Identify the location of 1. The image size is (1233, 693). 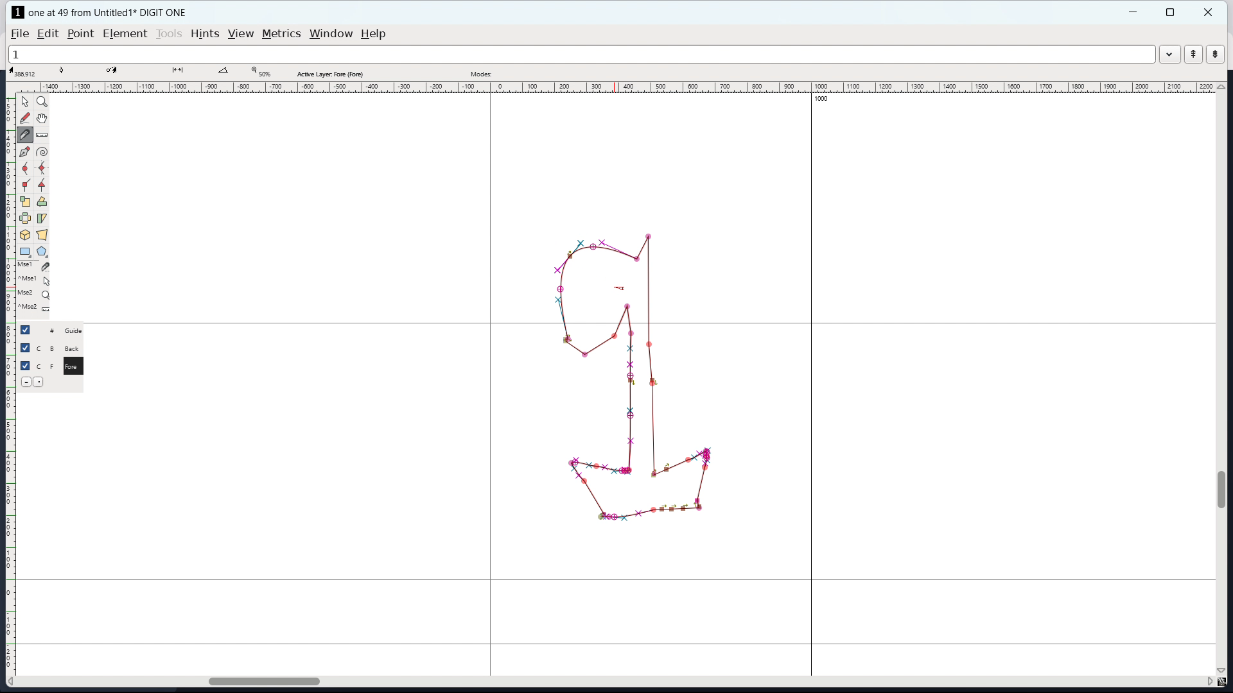
(581, 55).